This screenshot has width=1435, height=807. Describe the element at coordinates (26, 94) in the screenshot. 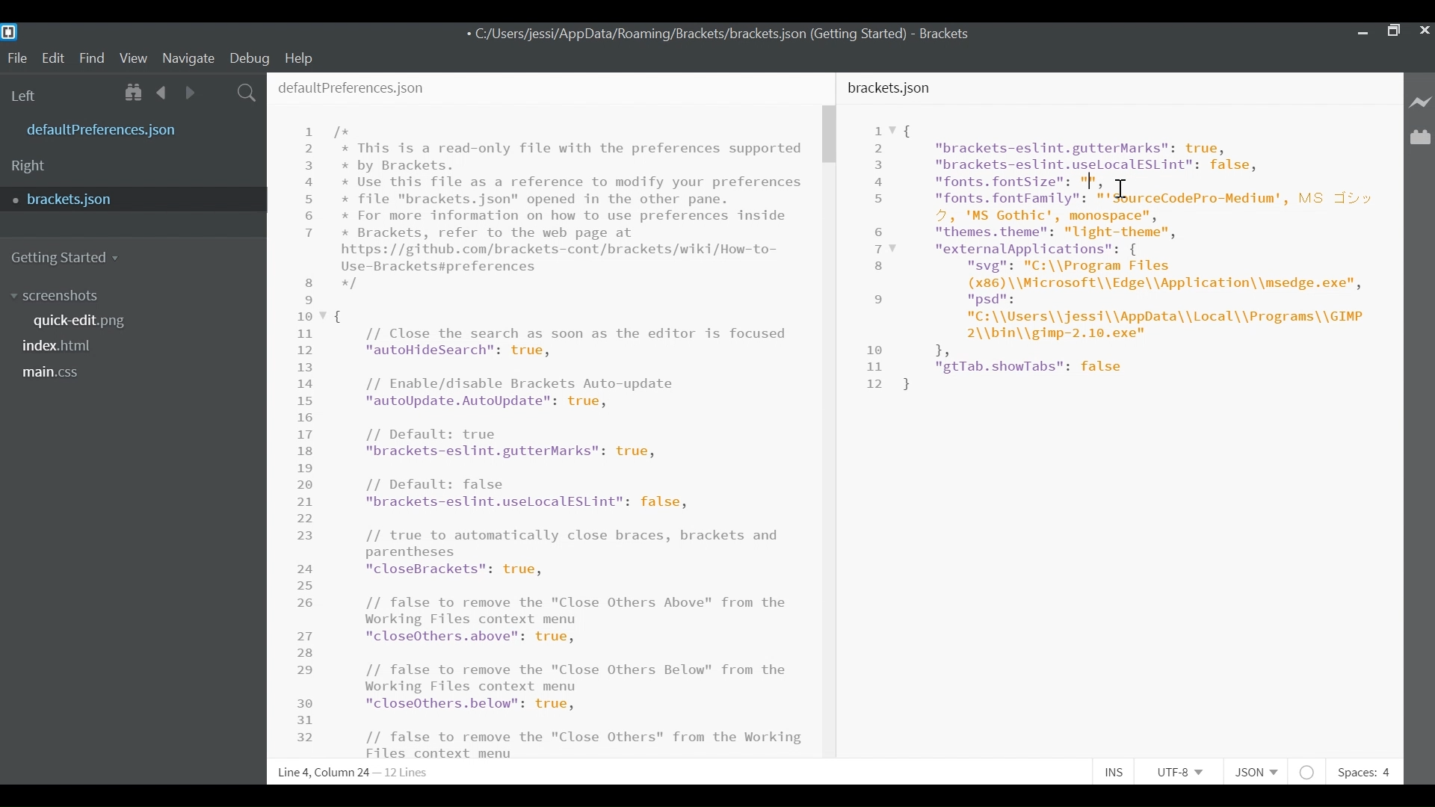

I see `Left` at that location.